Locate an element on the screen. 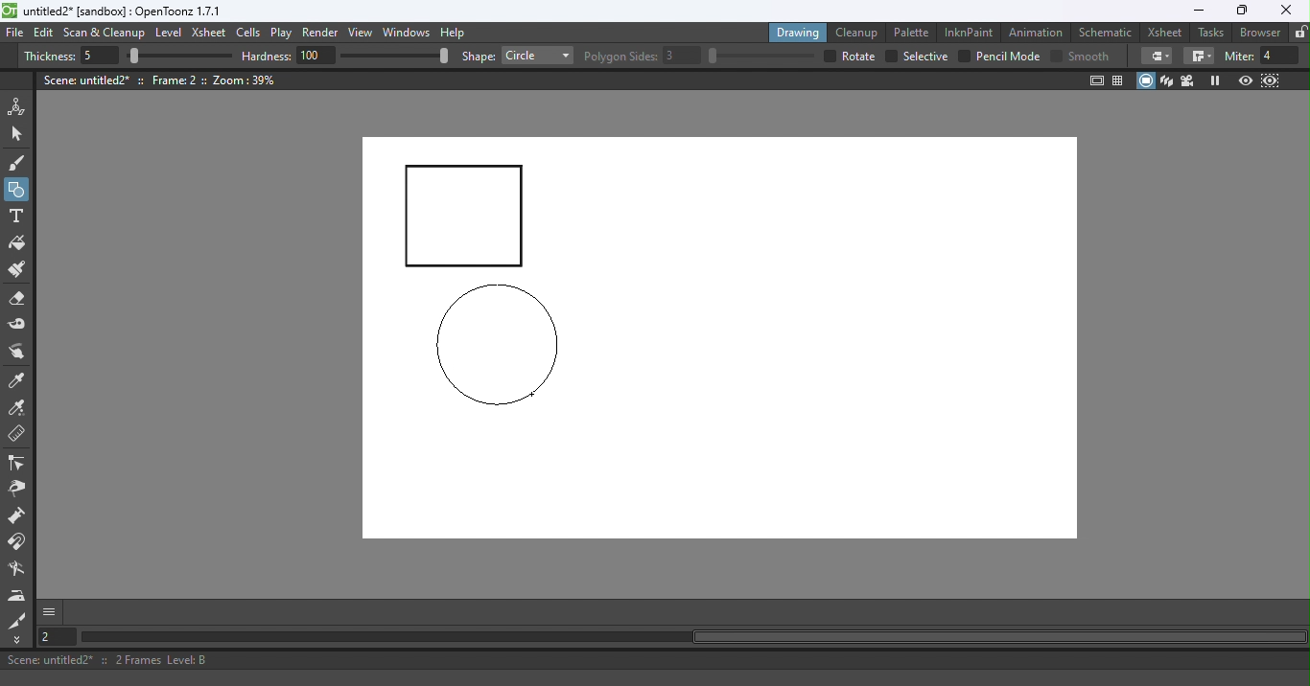 The height and width of the screenshot is (686, 1310). Help is located at coordinates (456, 32).